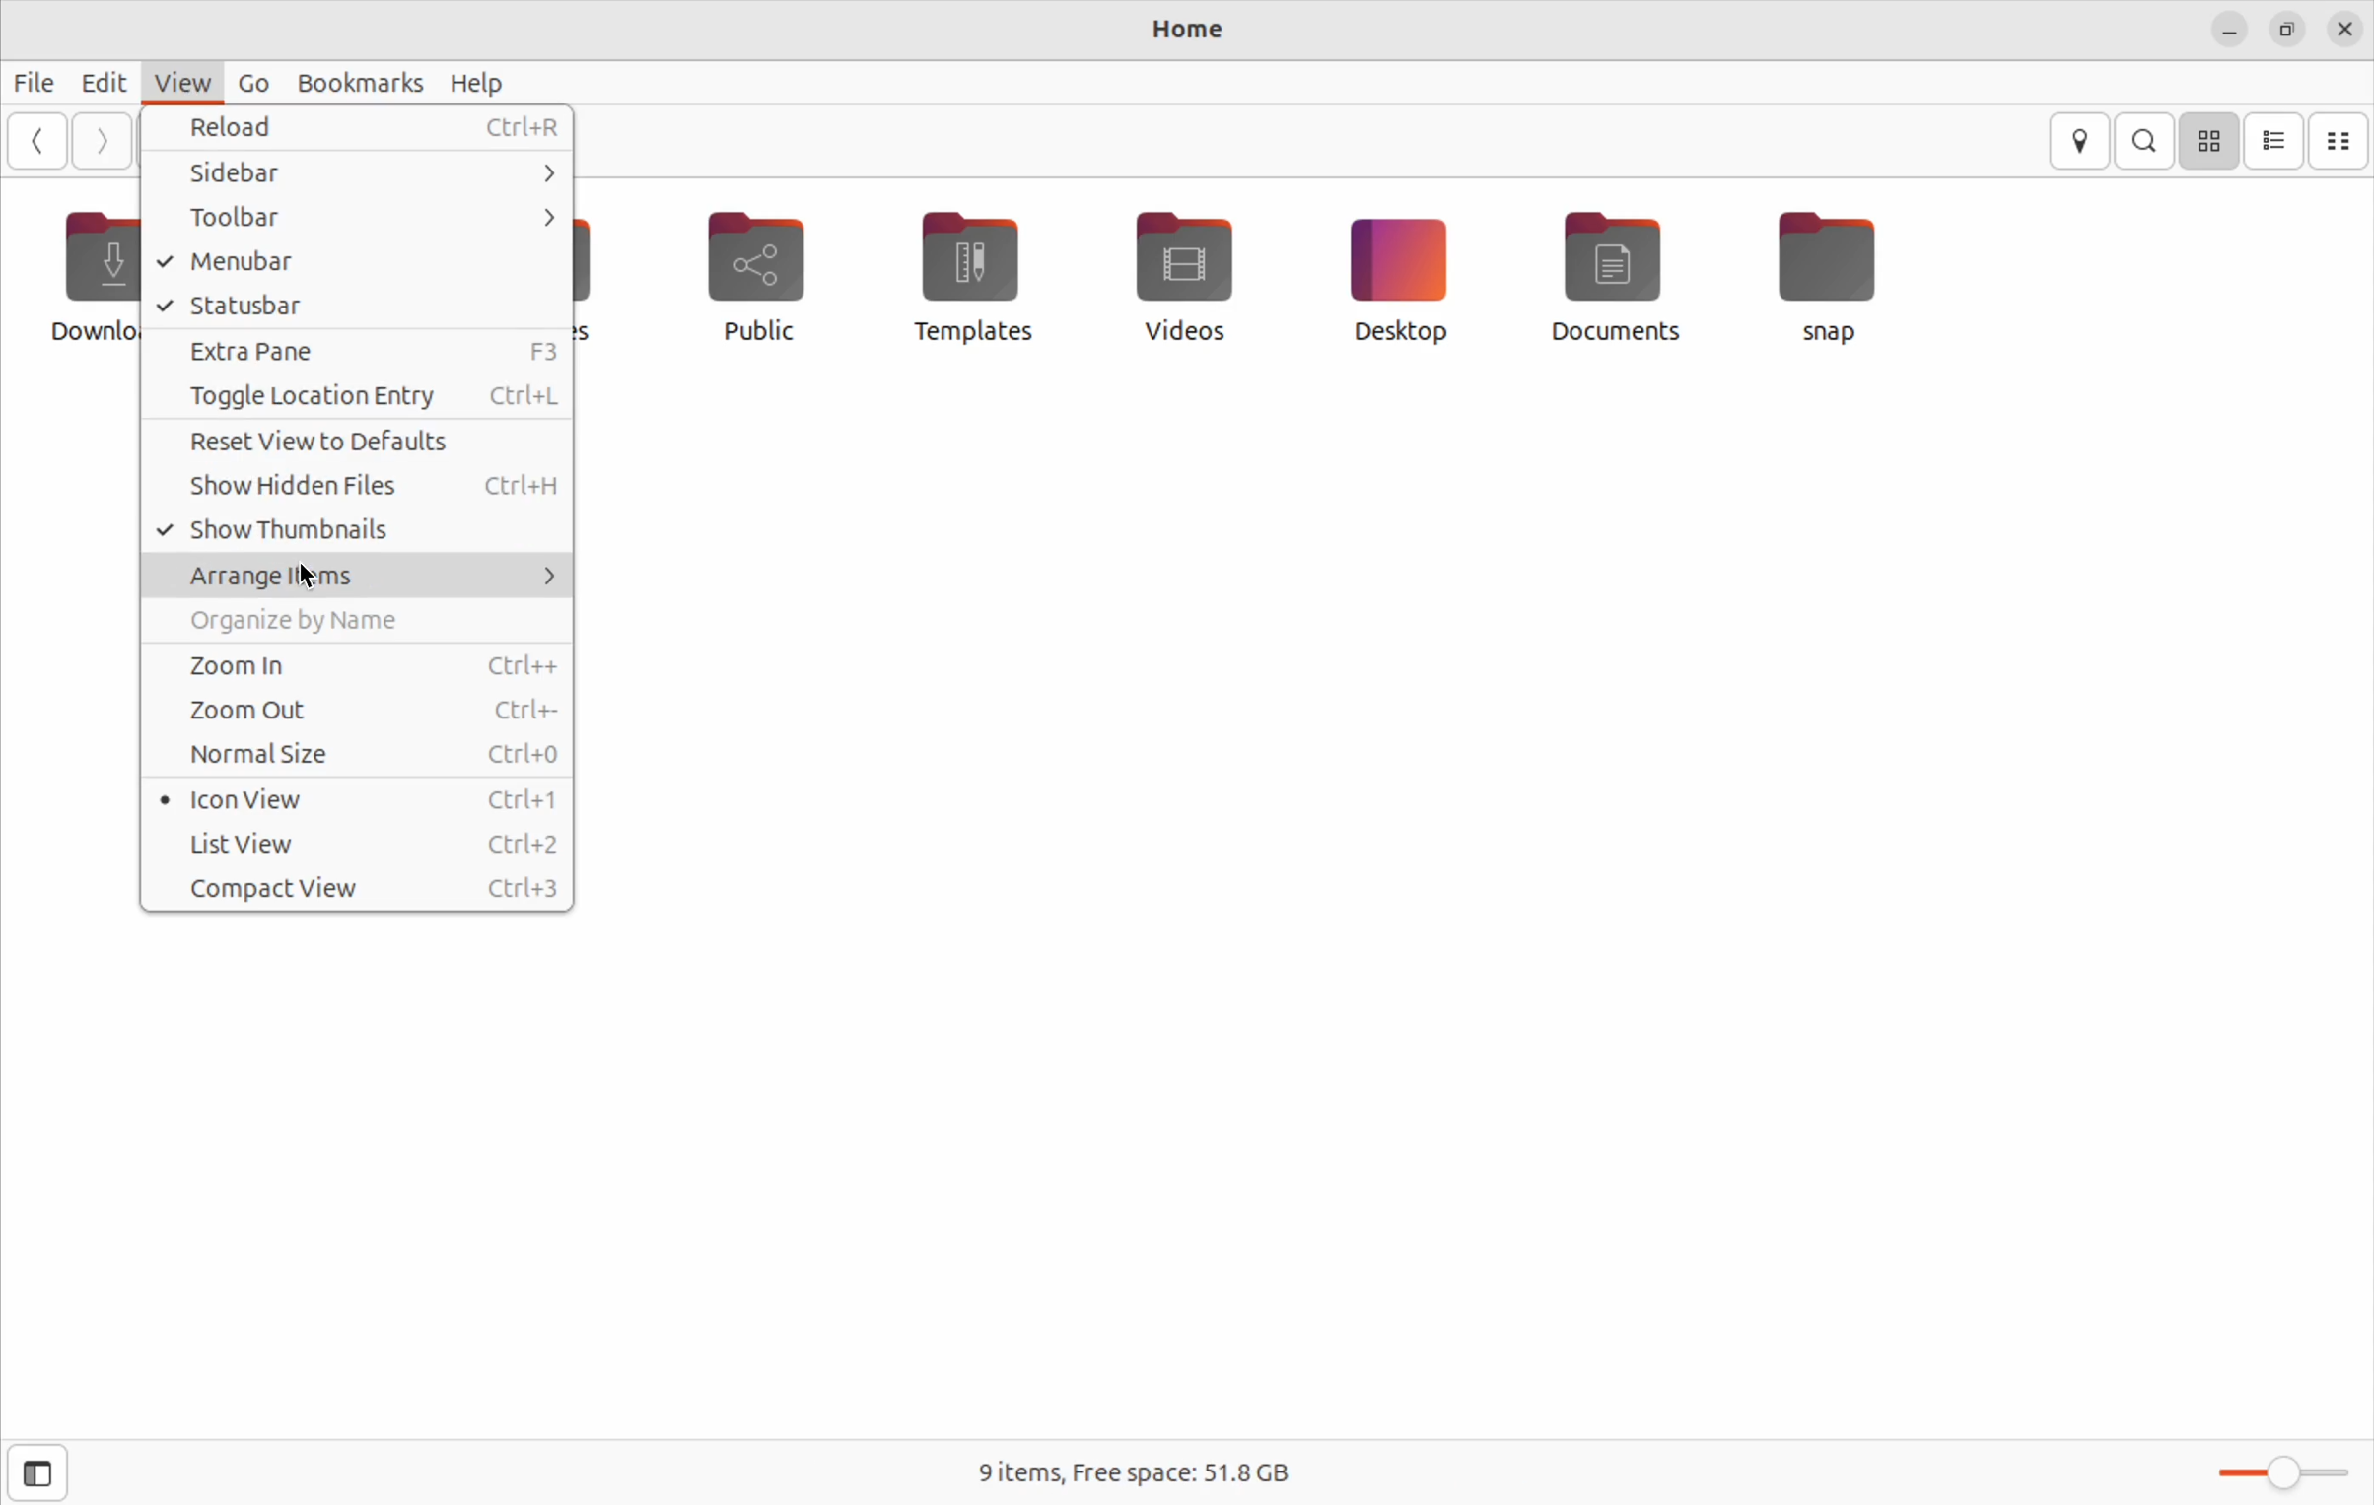 This screenshot has height=1505, width=2374. What do you see at coordinates (612, 273) in the screenshot?
I see `pictures` at bounding box center [612, 273].